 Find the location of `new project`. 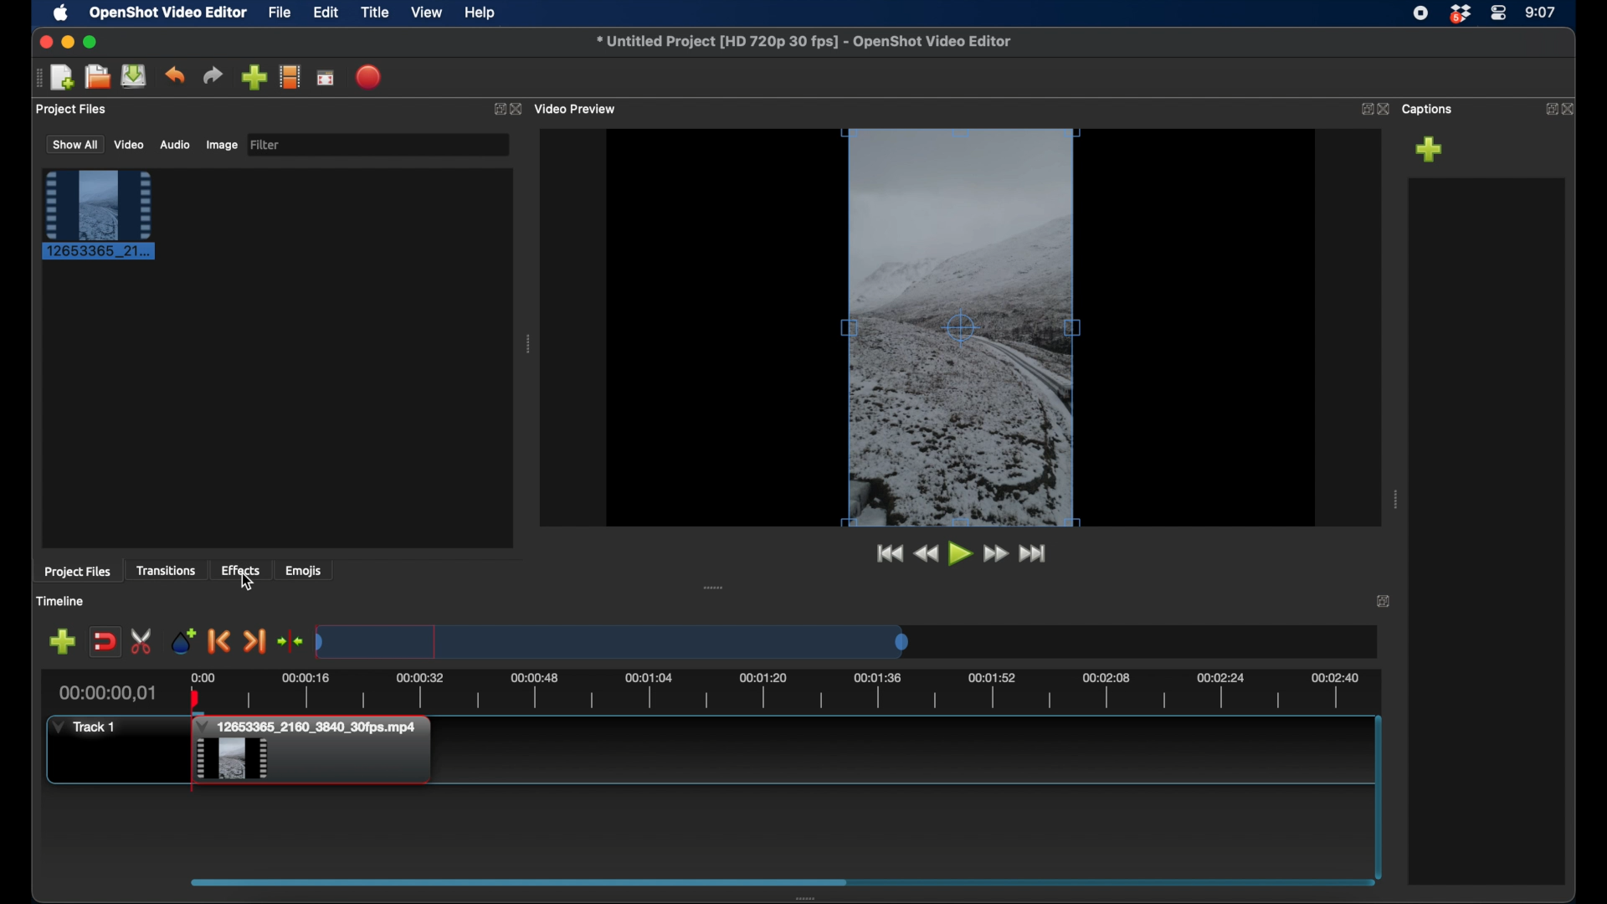

new project is located at coordinates (63, 76).